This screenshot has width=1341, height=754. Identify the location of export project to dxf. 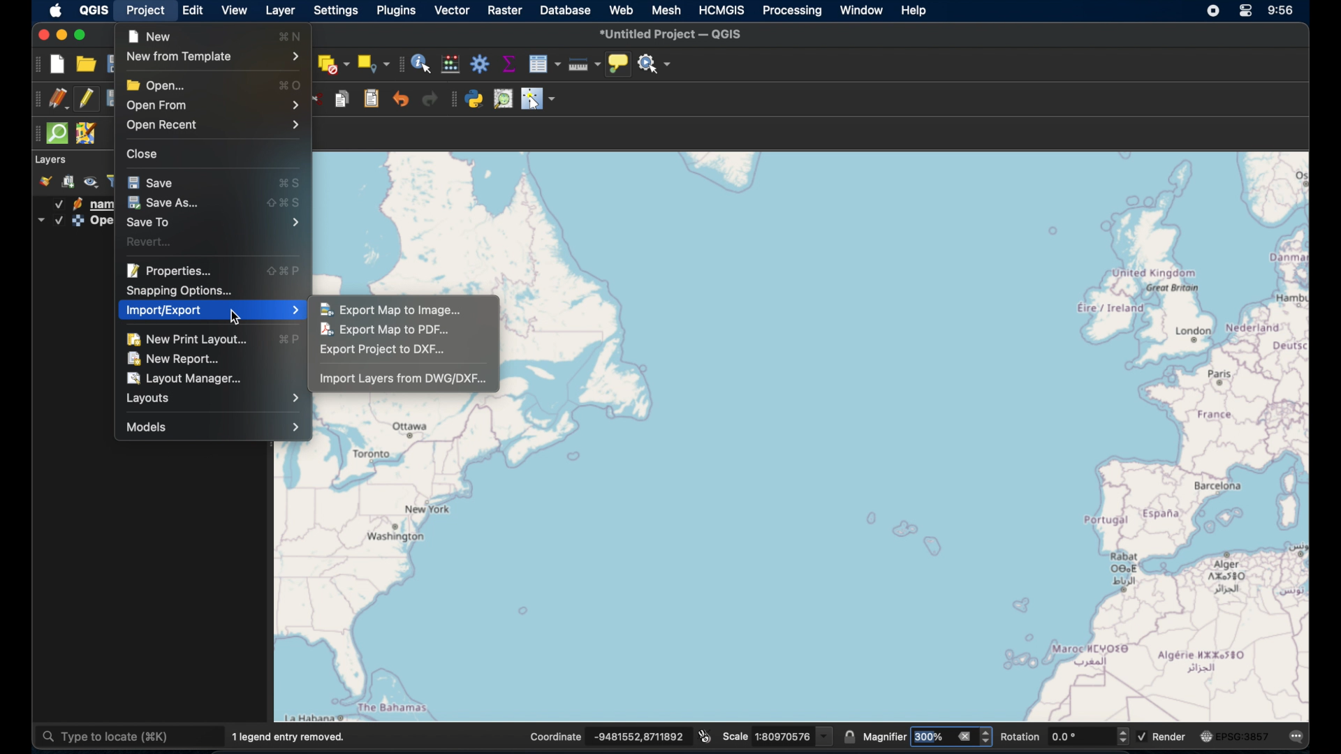
(383, 350).